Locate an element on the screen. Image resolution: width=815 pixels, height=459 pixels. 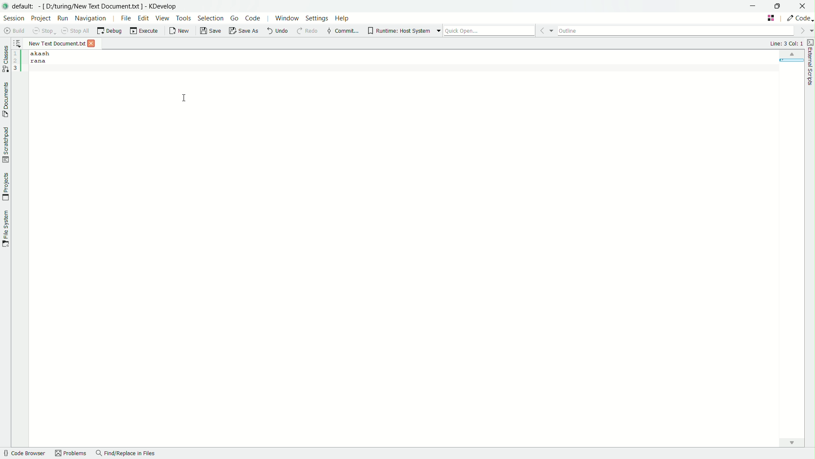
code menu is located at coordinates (253, 18).